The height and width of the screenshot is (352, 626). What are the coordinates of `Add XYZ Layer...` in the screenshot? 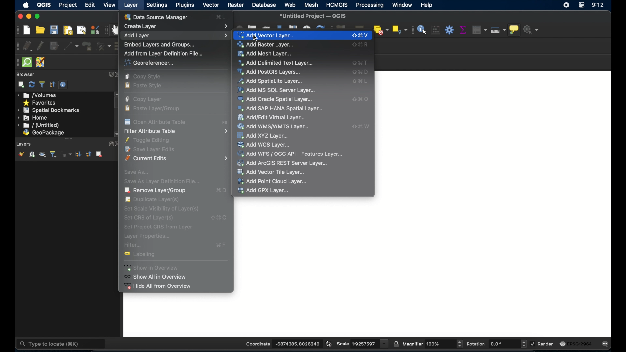 It's located at (277, 136).